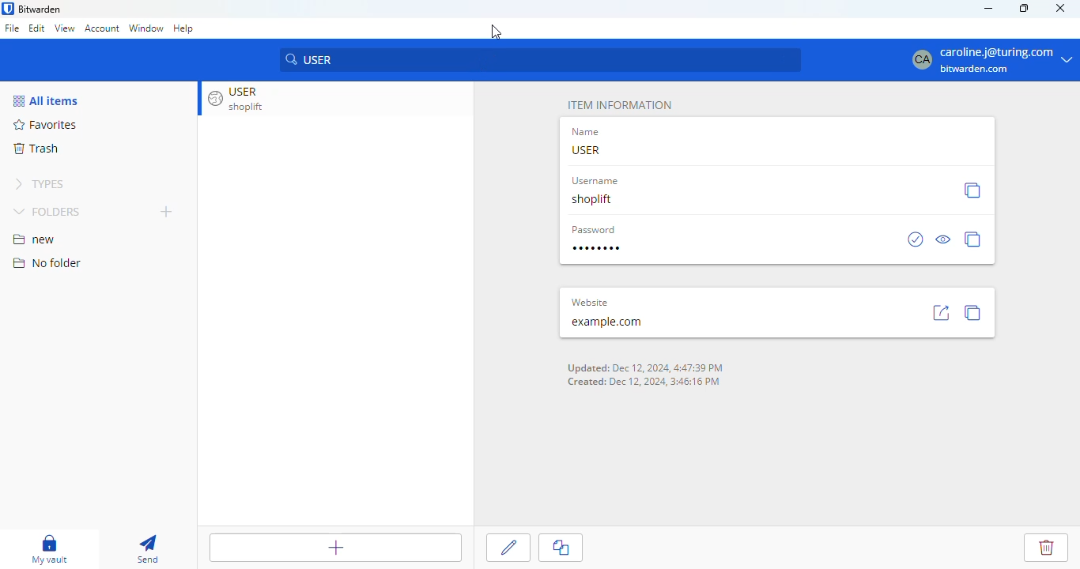  I want to click on view, so click(65, 28).